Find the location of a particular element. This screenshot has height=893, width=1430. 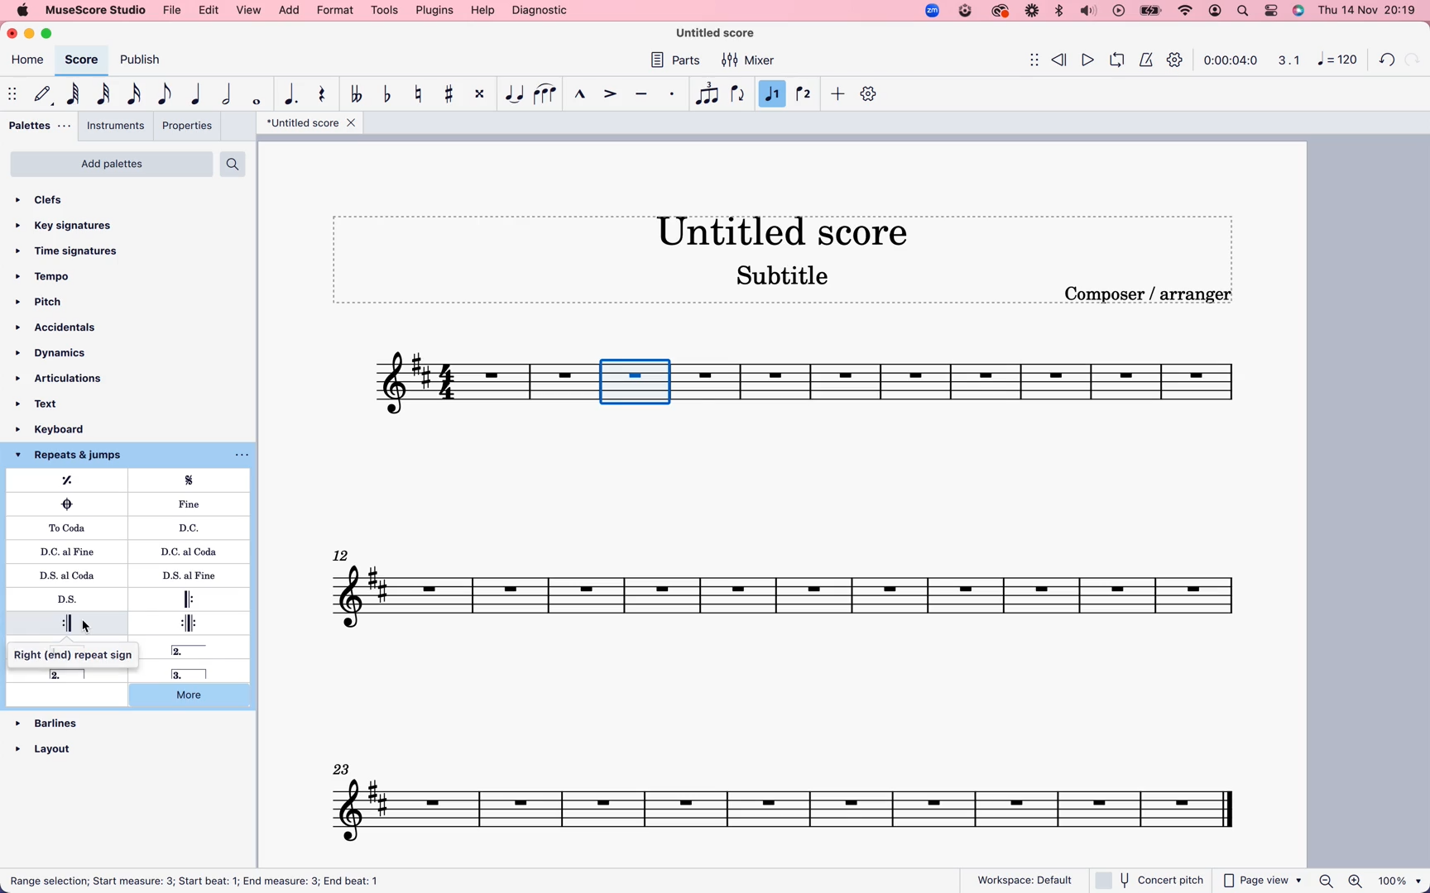

Score is located at coordinates (482, 384).